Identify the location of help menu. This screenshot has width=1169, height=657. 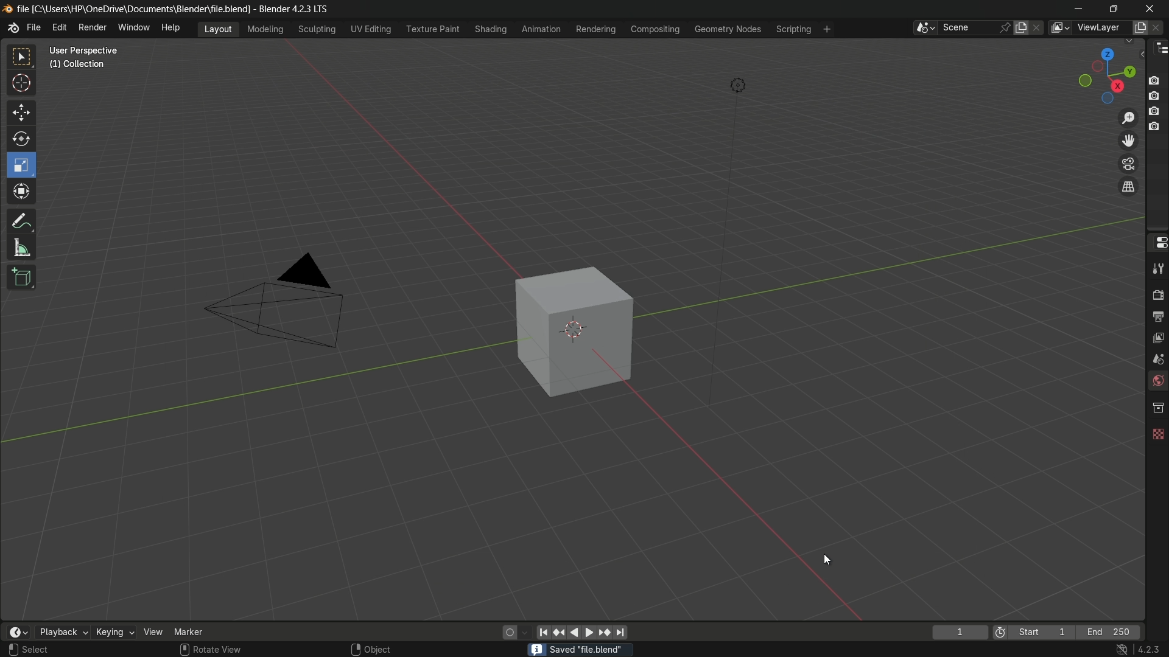
(174, 27).